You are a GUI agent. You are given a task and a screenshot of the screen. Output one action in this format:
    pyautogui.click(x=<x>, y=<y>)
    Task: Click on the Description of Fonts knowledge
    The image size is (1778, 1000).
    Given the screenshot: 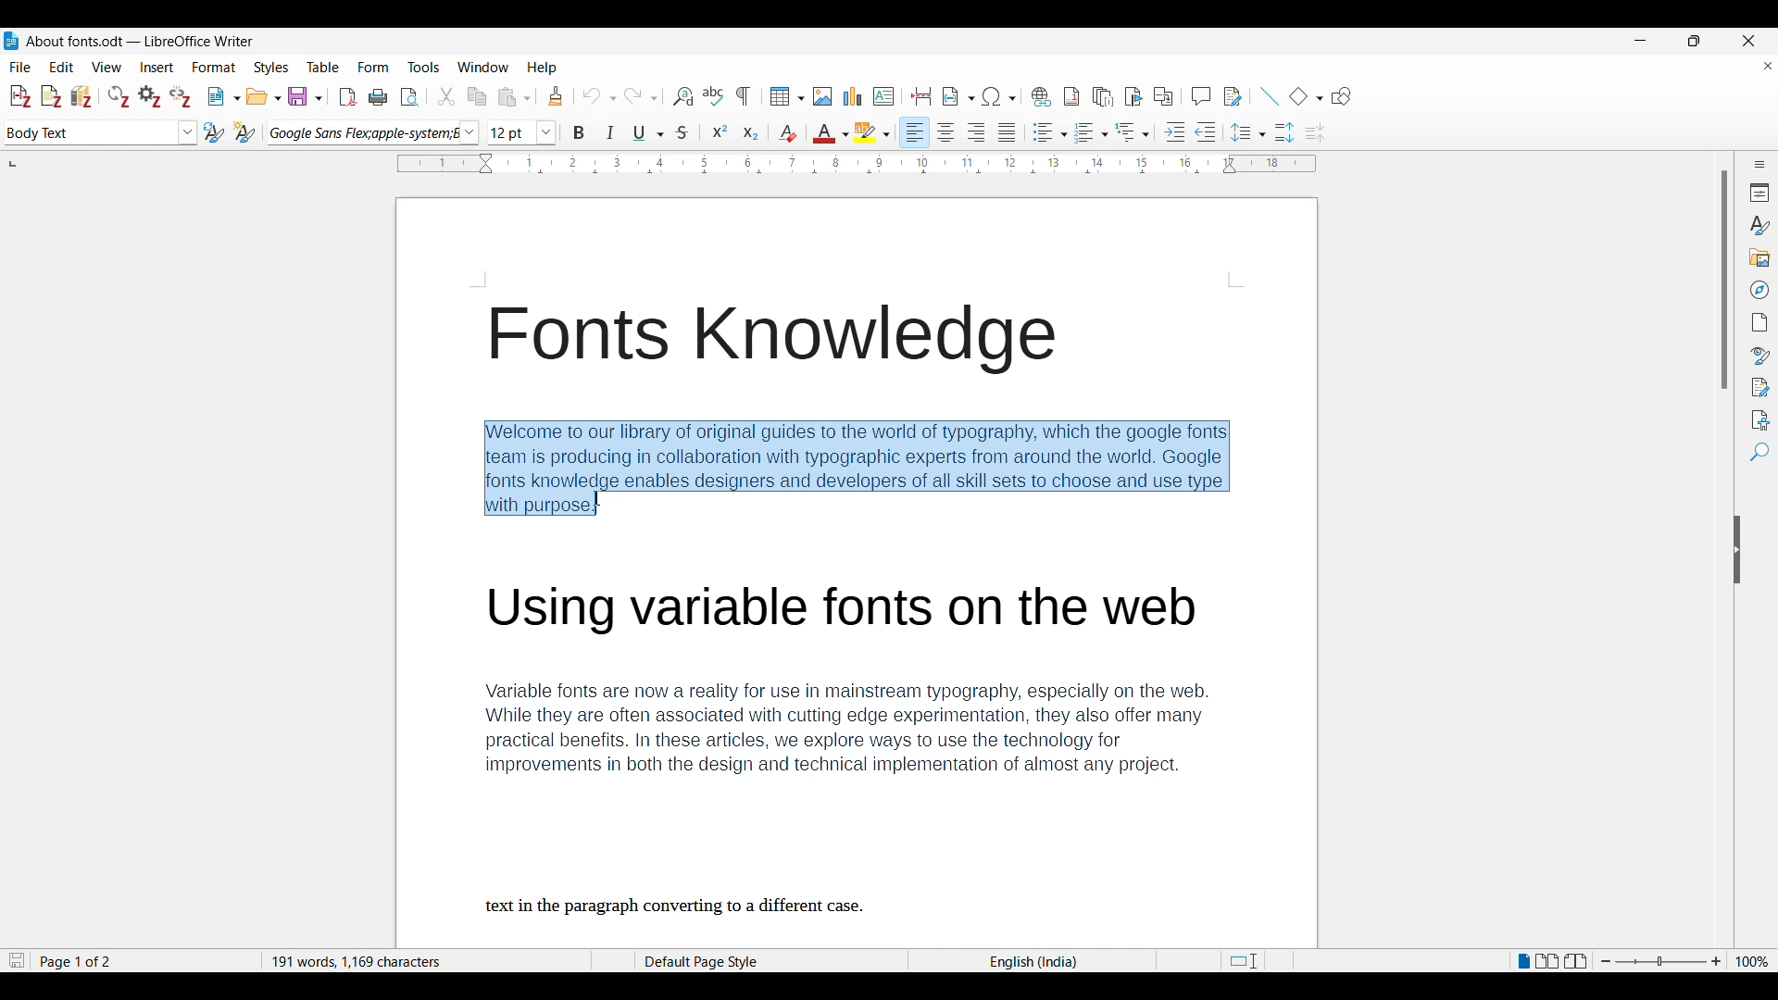 What is the action you would take?
    pyautogui.click(x=858, y=468)
    